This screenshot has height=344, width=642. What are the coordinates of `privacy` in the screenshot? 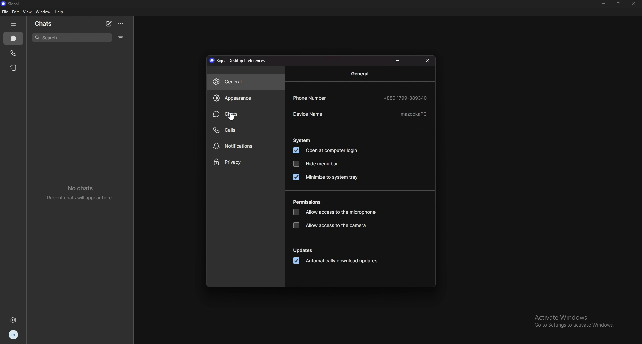 It's located at (245, 162).